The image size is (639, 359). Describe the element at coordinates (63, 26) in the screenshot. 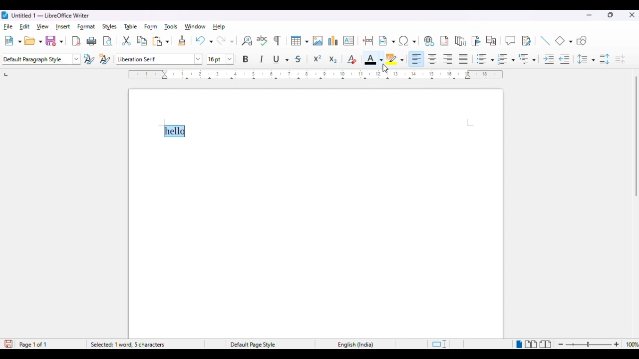

I see `insert` at that location.